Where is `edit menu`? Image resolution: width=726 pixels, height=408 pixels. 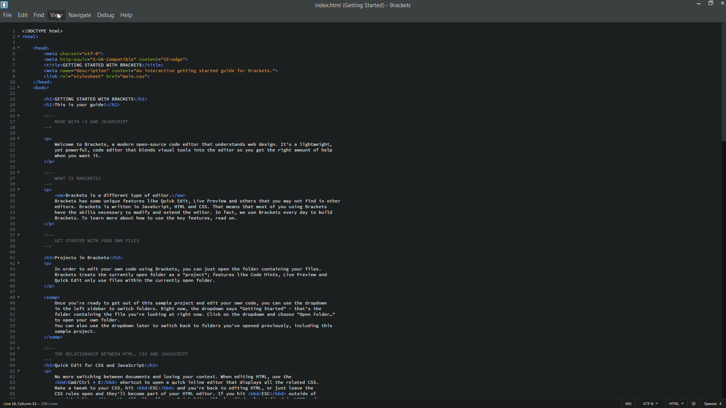
edit menu is located at coordinates (22, 15).